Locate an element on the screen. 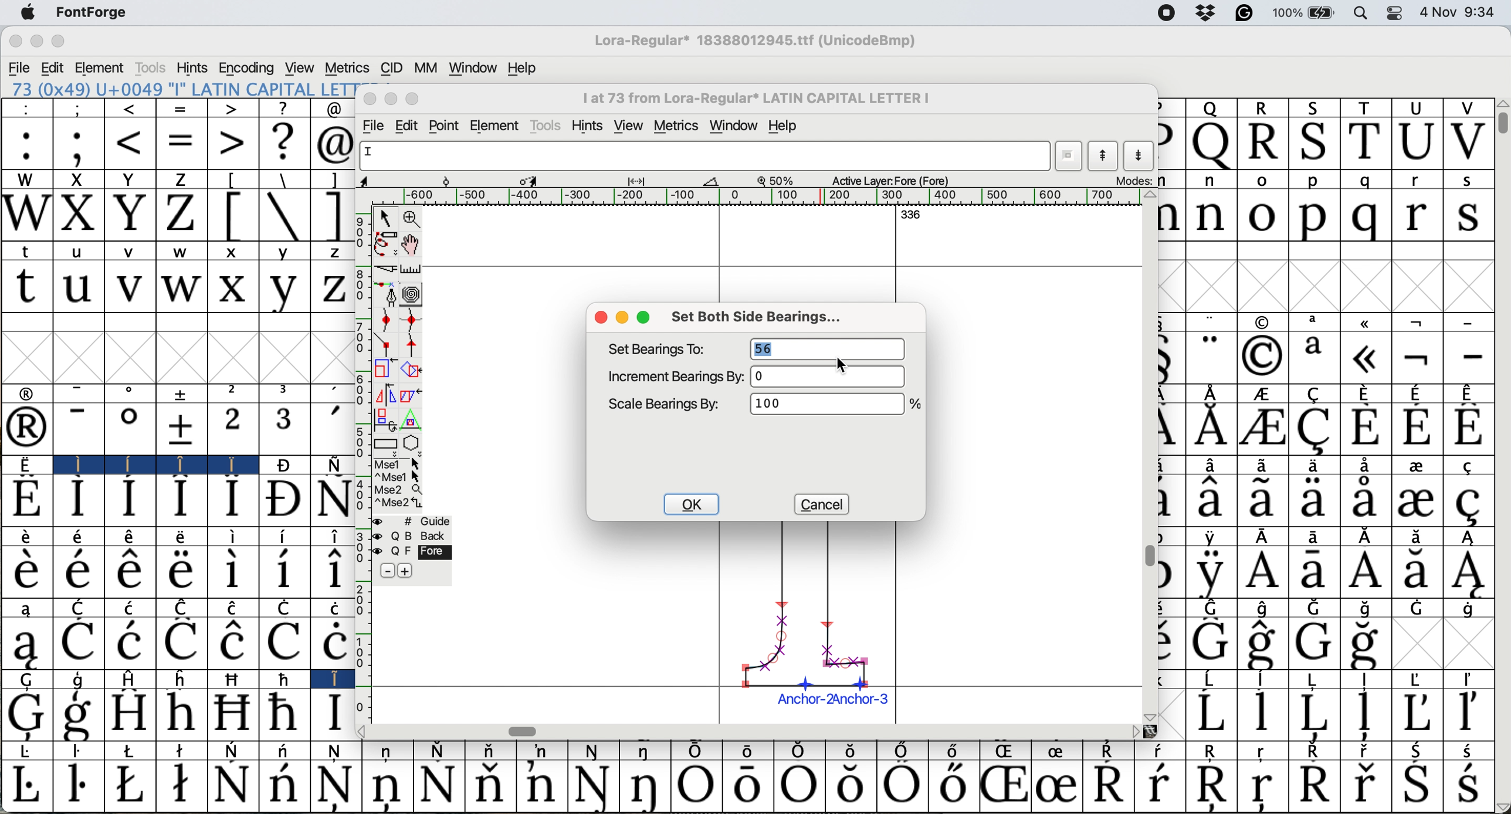 This screenshot has height=814, width=1511. Symbol is located at coordinates (1418, 357).